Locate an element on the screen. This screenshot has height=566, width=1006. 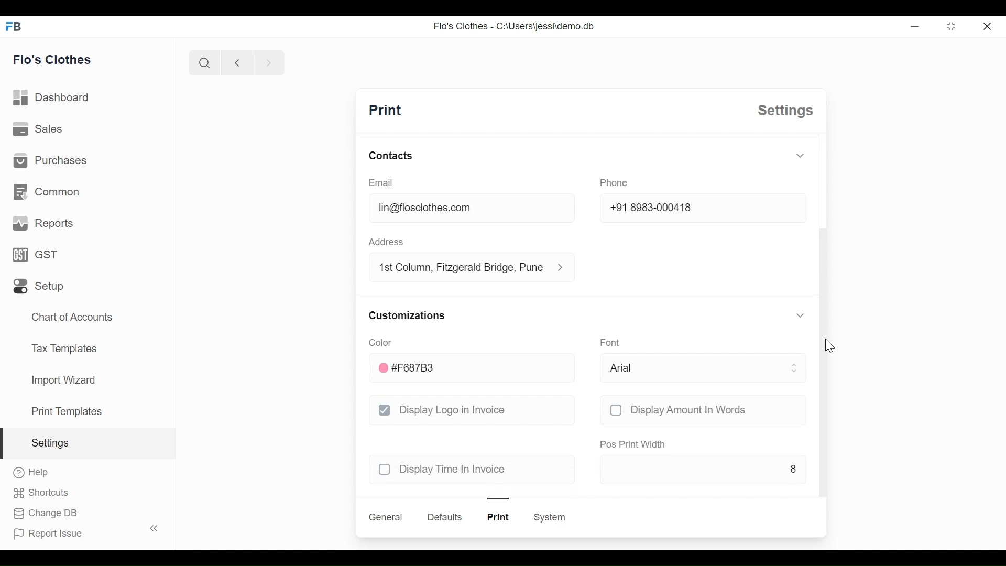
Minimize is located at coordinates (913, 26).